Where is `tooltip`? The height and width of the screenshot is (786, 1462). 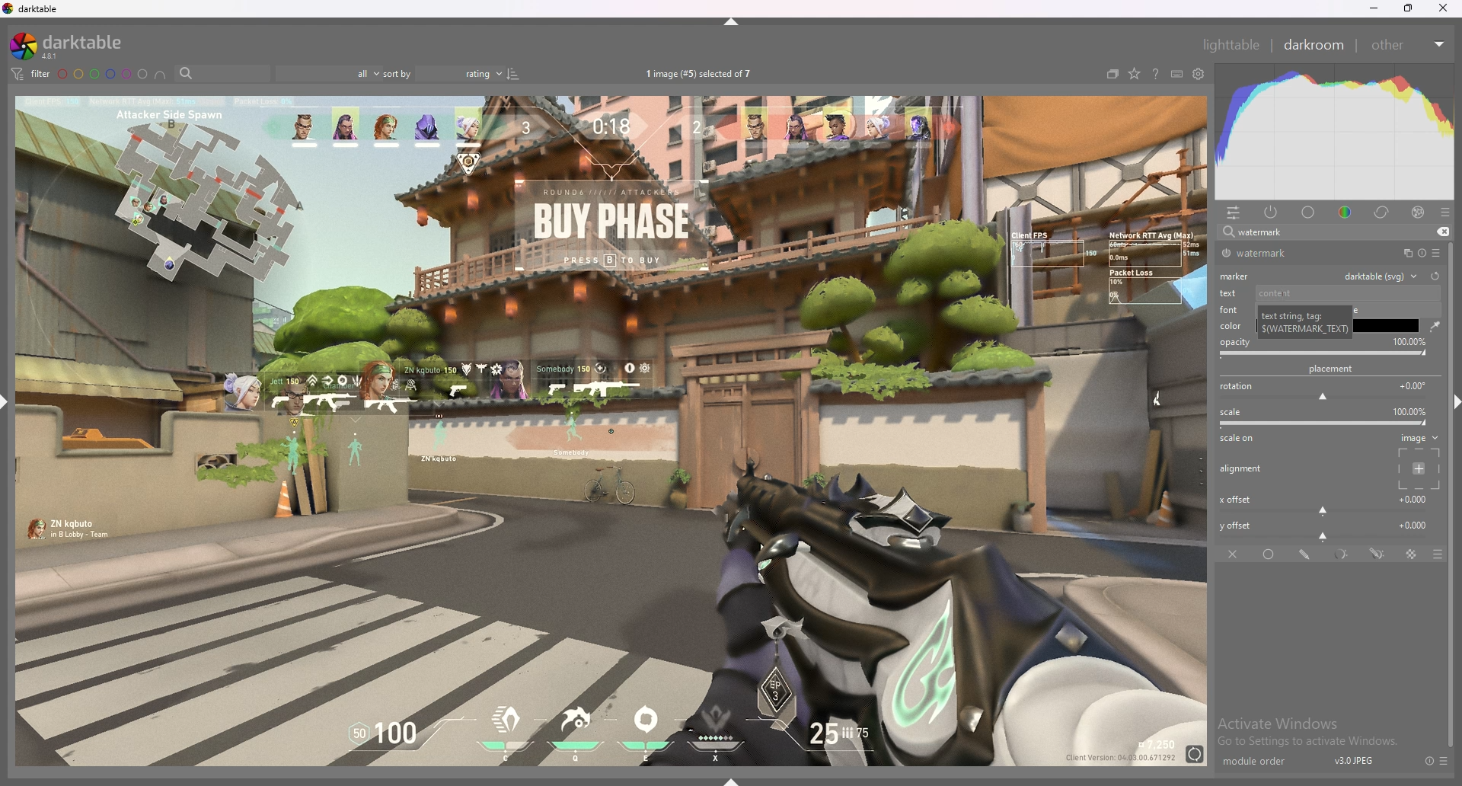 tooltip is located at coordinates (1307, 318).